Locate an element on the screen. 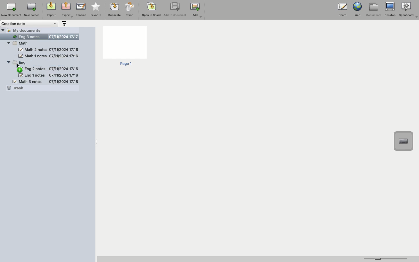 This screenshot has height=262, width=419. Creation date is located at coordinates (30, 24).